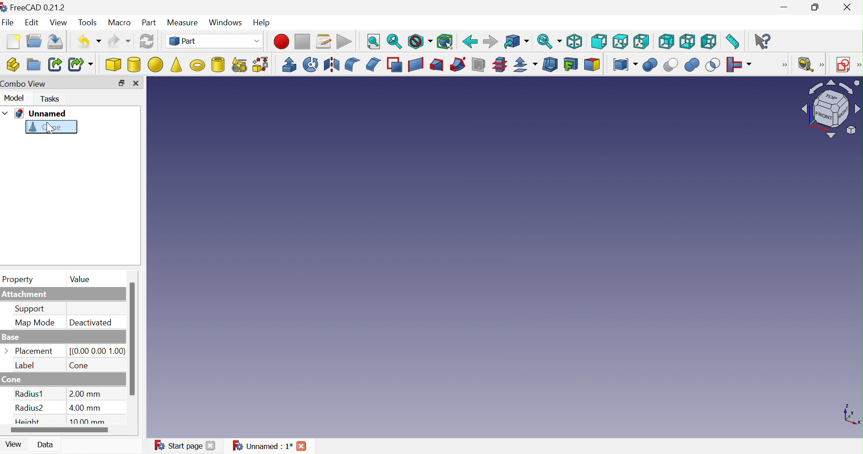 The width and height of the screenshot is (863, 454). Describe the element at coordinates (734, 42) in the screenshot. I see `Measure distance` at that location.